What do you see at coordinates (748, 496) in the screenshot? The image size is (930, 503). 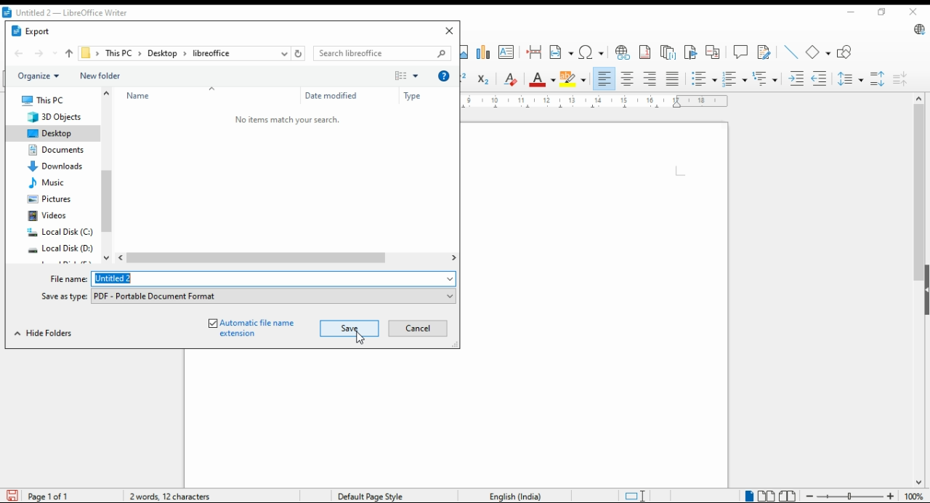 I see `singlepage view` at bounding box center [748, 496].